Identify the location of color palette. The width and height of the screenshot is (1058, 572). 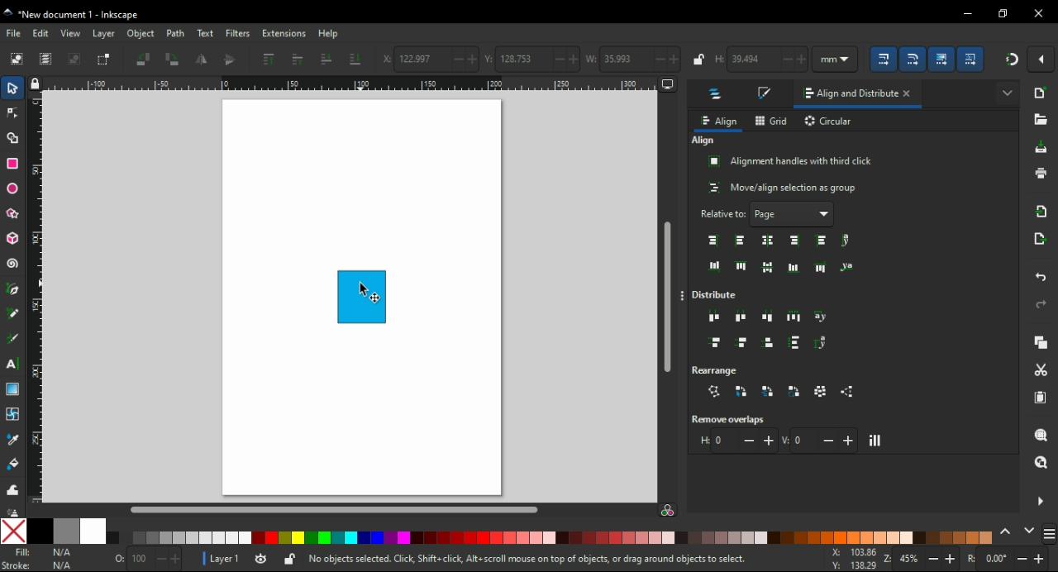
(554, 537).